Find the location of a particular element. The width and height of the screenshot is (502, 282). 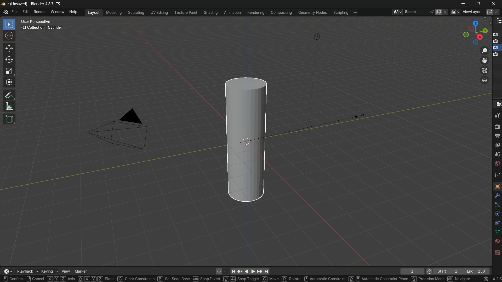

rotate is located at coordinates (9, 60).